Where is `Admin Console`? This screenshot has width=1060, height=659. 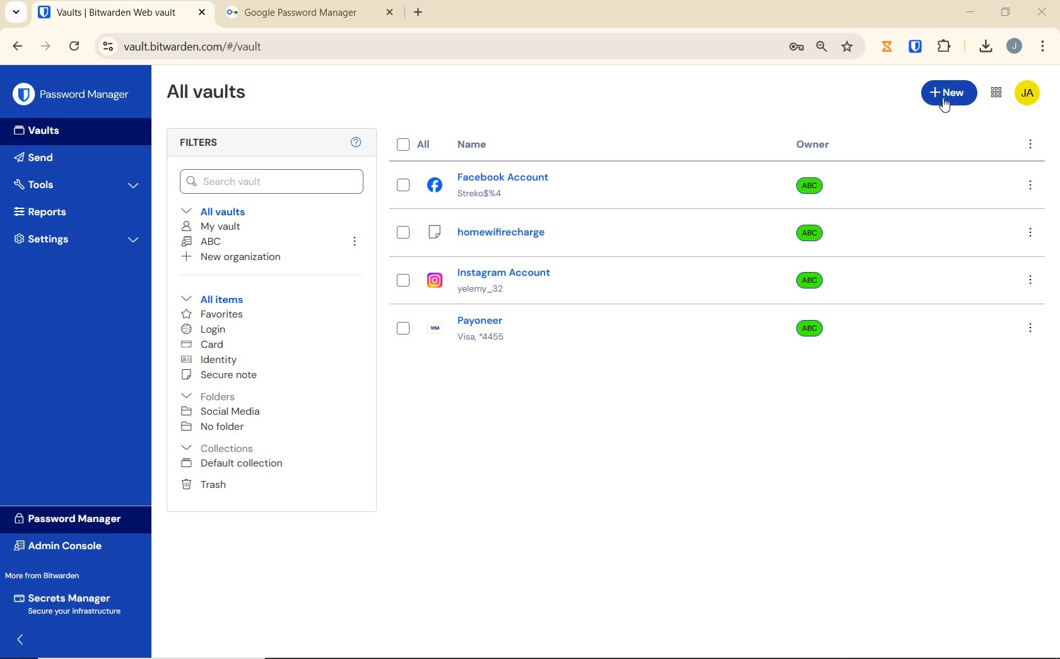 Admin Console is located at coordinates (62, 547).